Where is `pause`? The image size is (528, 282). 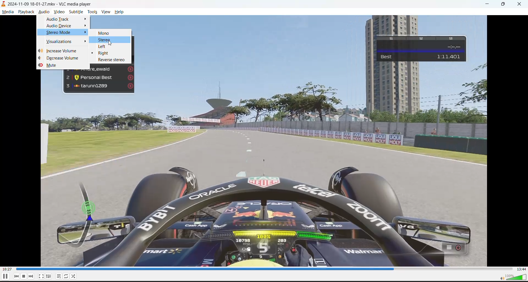
pause is located at coordinates (4, 276).